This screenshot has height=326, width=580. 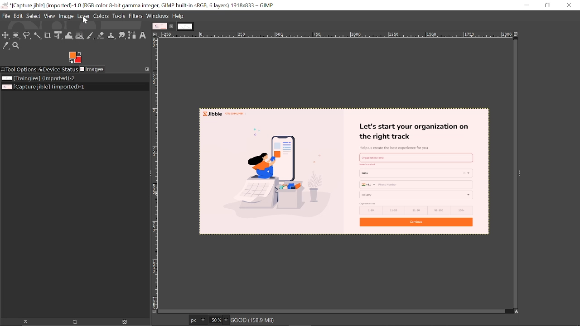 I want to click on Wrap text tool, so click(x=69, y=35).